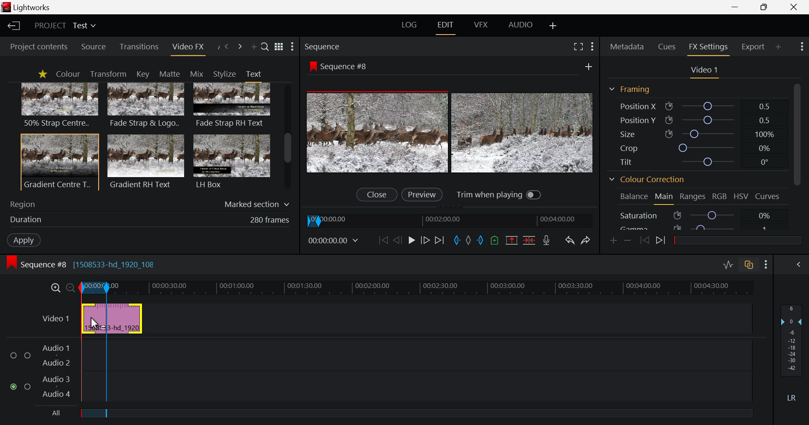 Image resolution: width=809 pixels, height=425 pixels. Describe the element at coordinates (720, 198) in the screenshot. I see `RGB` at that location.